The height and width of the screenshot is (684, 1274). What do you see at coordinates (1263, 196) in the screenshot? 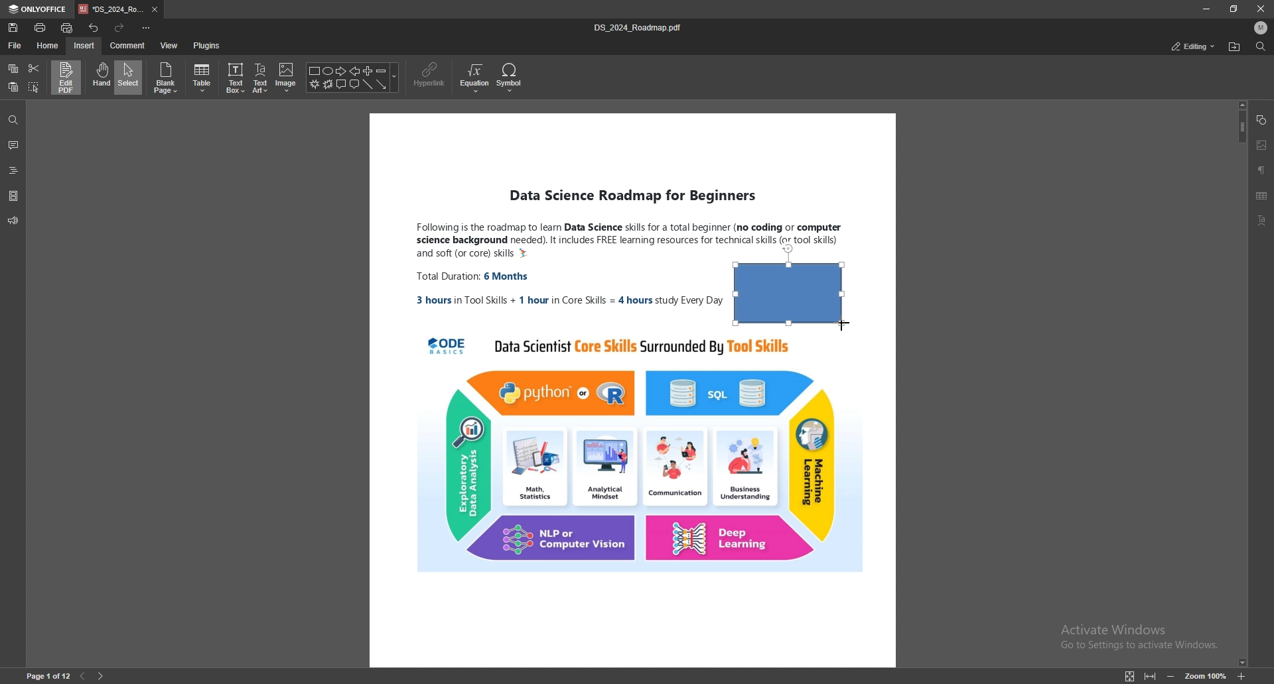
I see `table` at bounding box center [1263, 196].